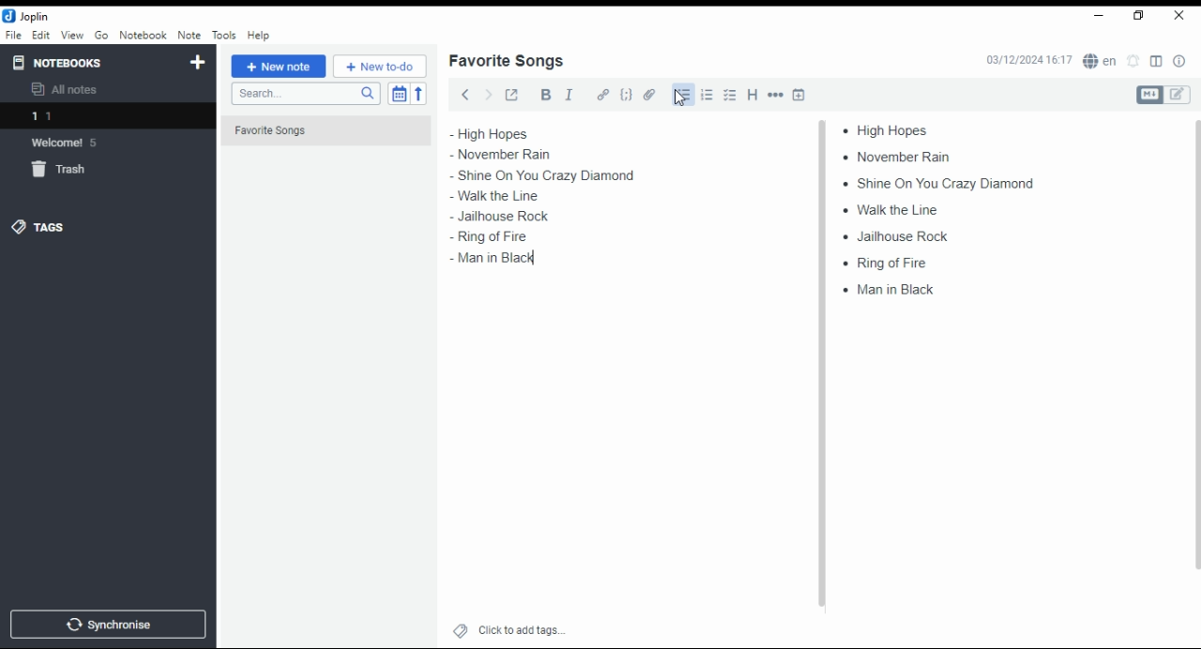 The width and height of the screenshot is (1201, 649). What do you see at coordinates (1096, 17) in the screenshot?
I see `minimize` at bounding box center [1096, 17].